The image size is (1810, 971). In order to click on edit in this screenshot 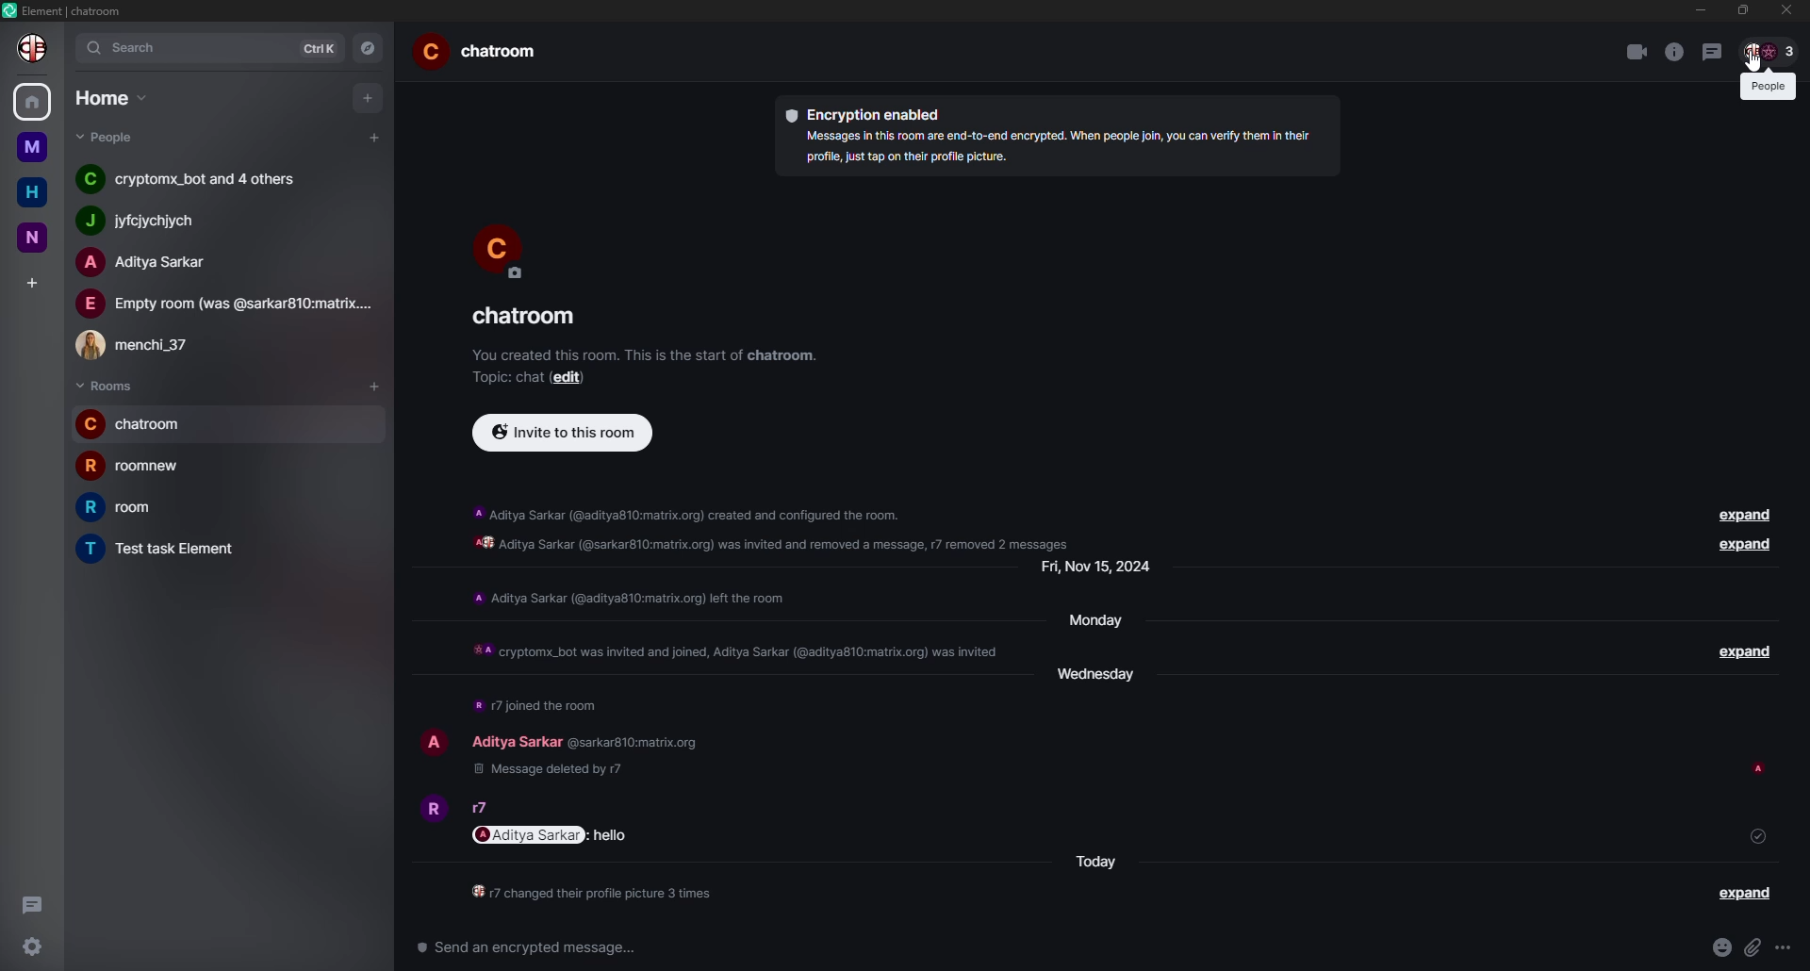, I will do `click(567, 378)`.